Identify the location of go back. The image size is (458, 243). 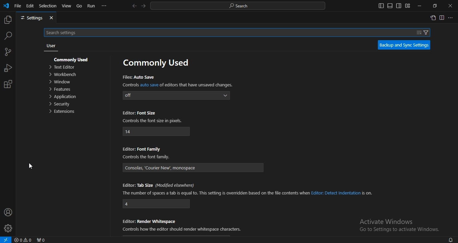
(134, 6).